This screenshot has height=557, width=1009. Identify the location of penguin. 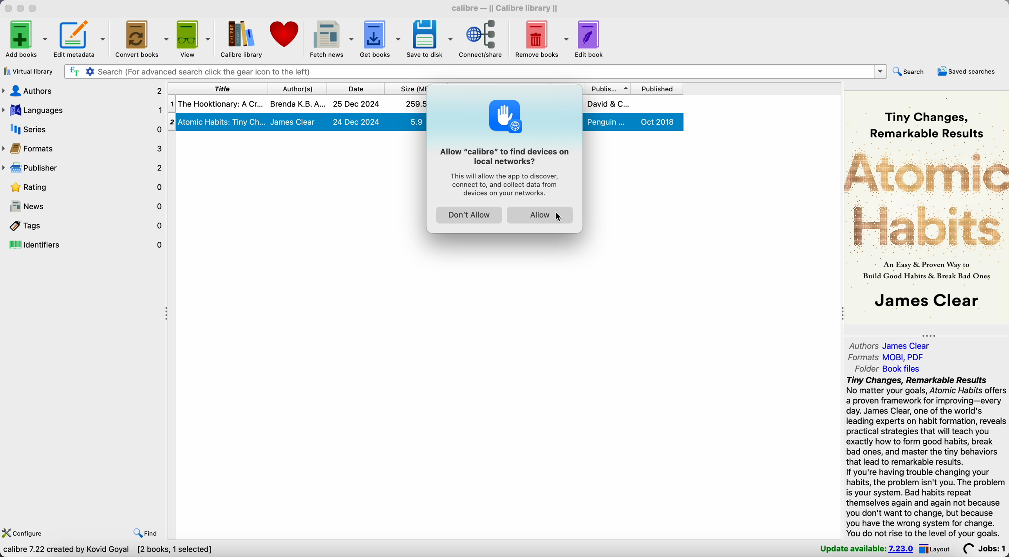
(606, 122).